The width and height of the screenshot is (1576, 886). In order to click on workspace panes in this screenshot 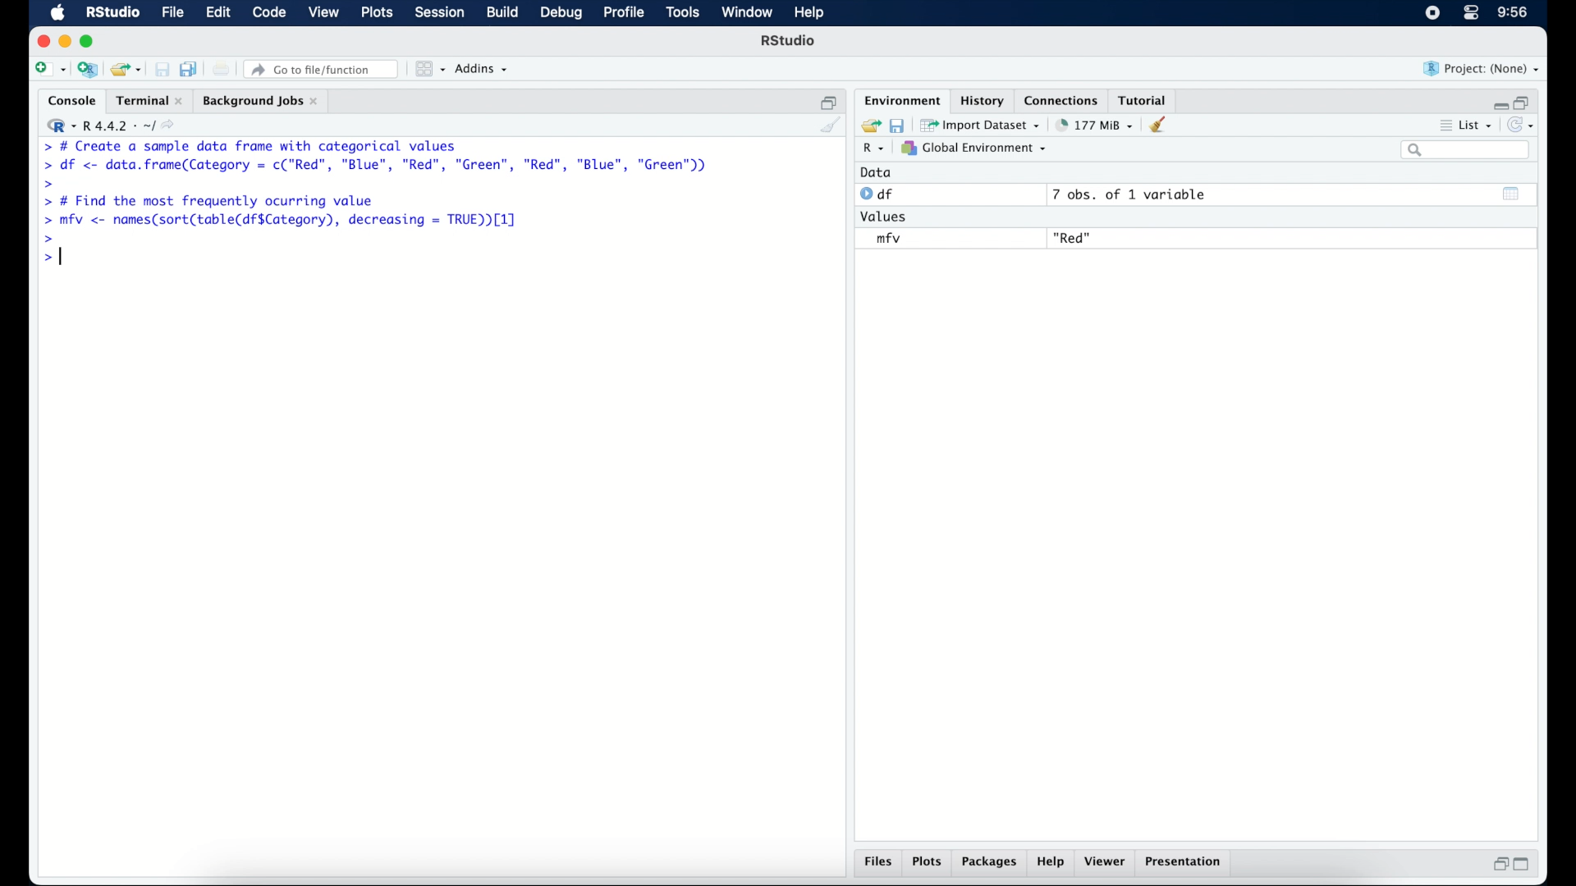, I will do `click(429, 69)`.